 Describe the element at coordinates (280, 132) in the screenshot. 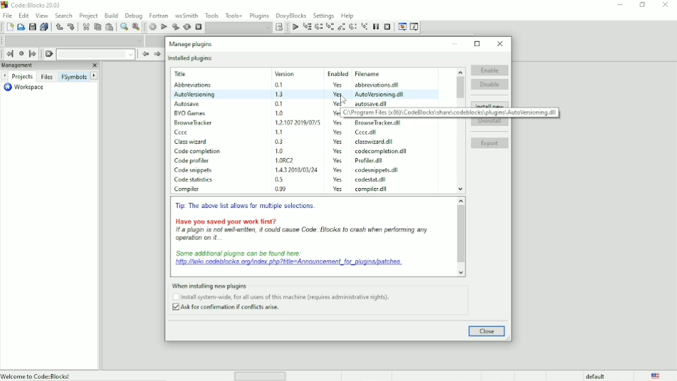

I see `1.1` at that location.